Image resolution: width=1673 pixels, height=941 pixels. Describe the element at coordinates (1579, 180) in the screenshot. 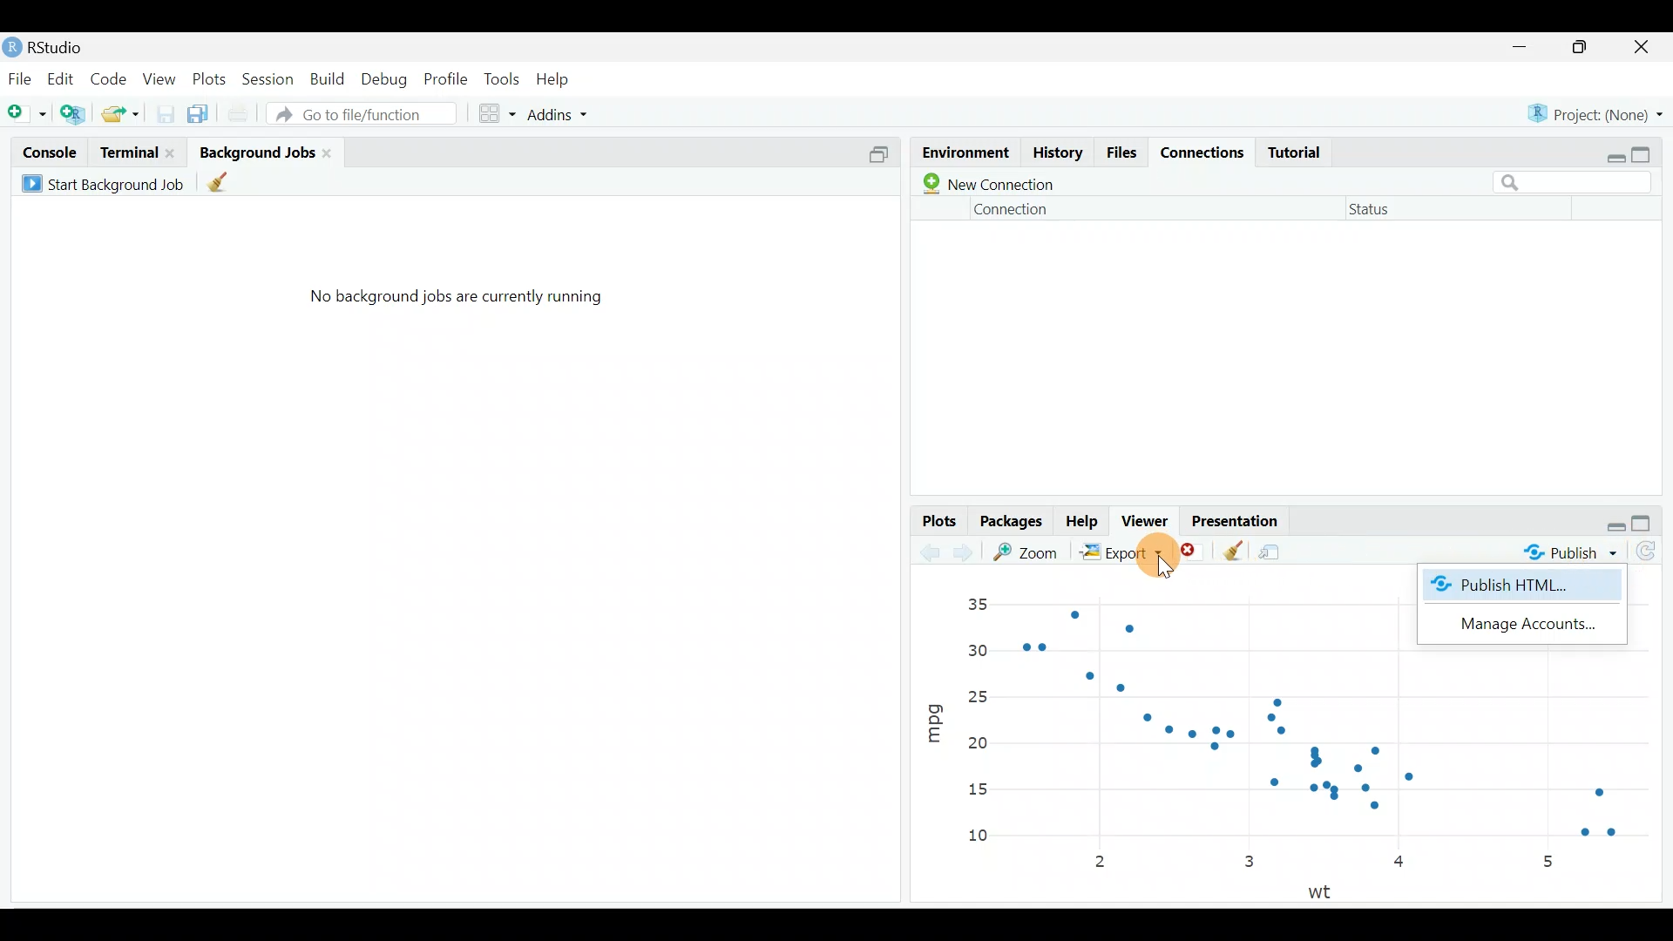

I see `Search bar` at that location.